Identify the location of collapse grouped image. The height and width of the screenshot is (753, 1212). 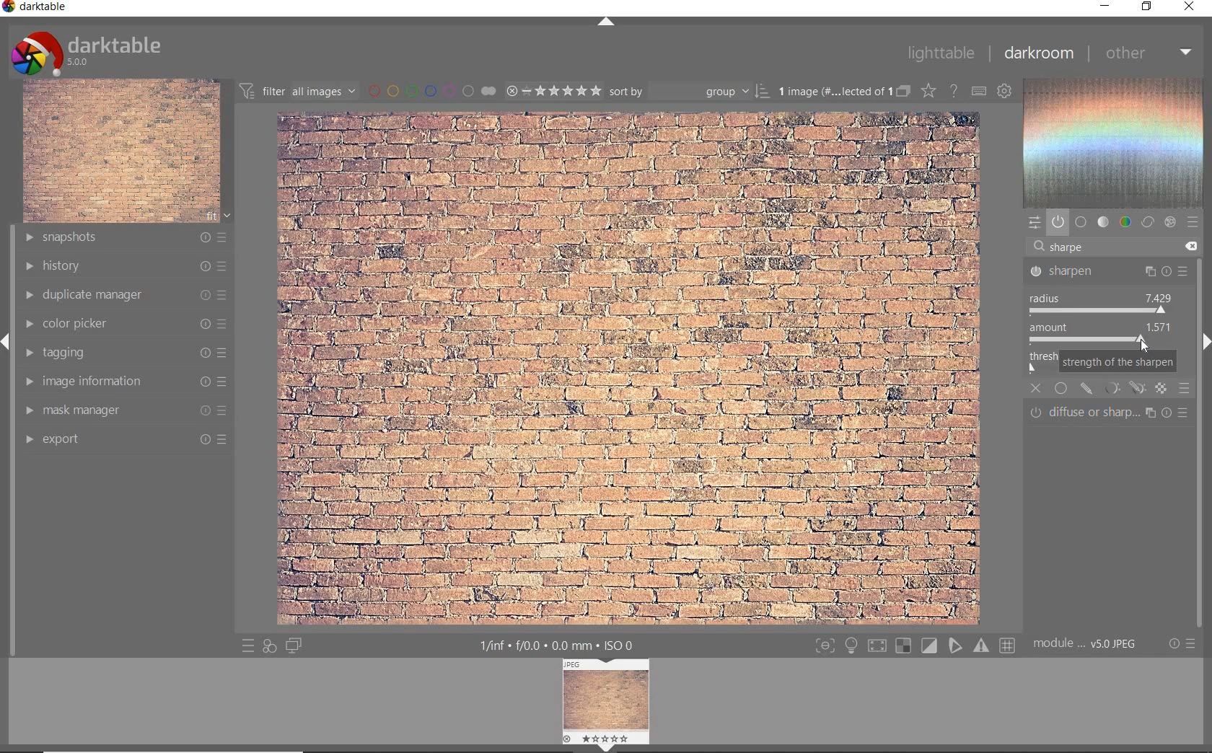
(903, 92).